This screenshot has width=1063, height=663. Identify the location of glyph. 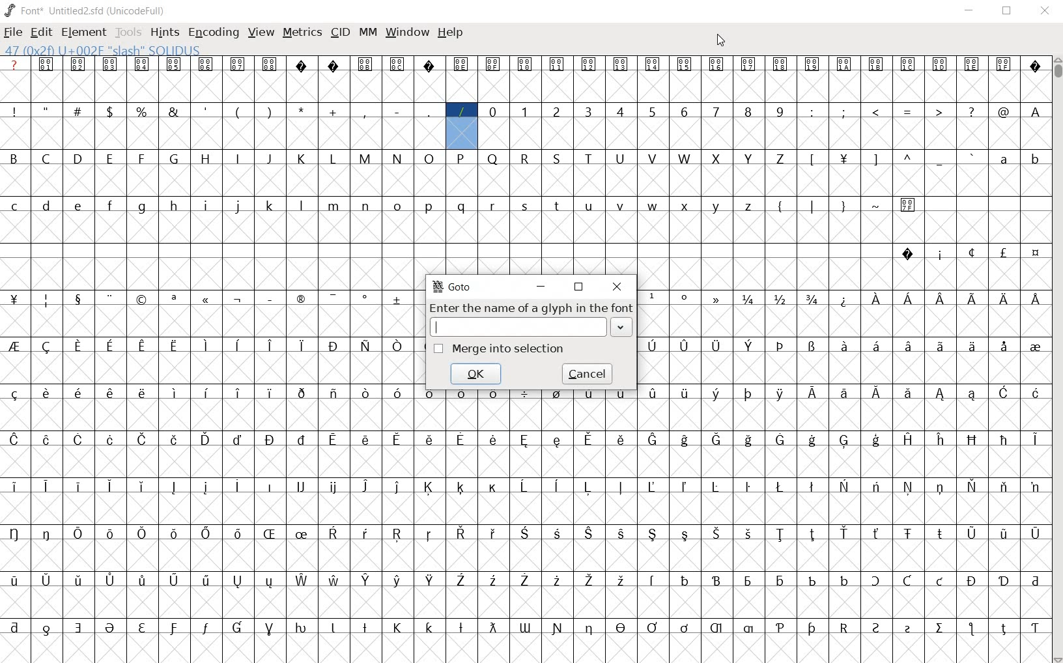
(109, 393).